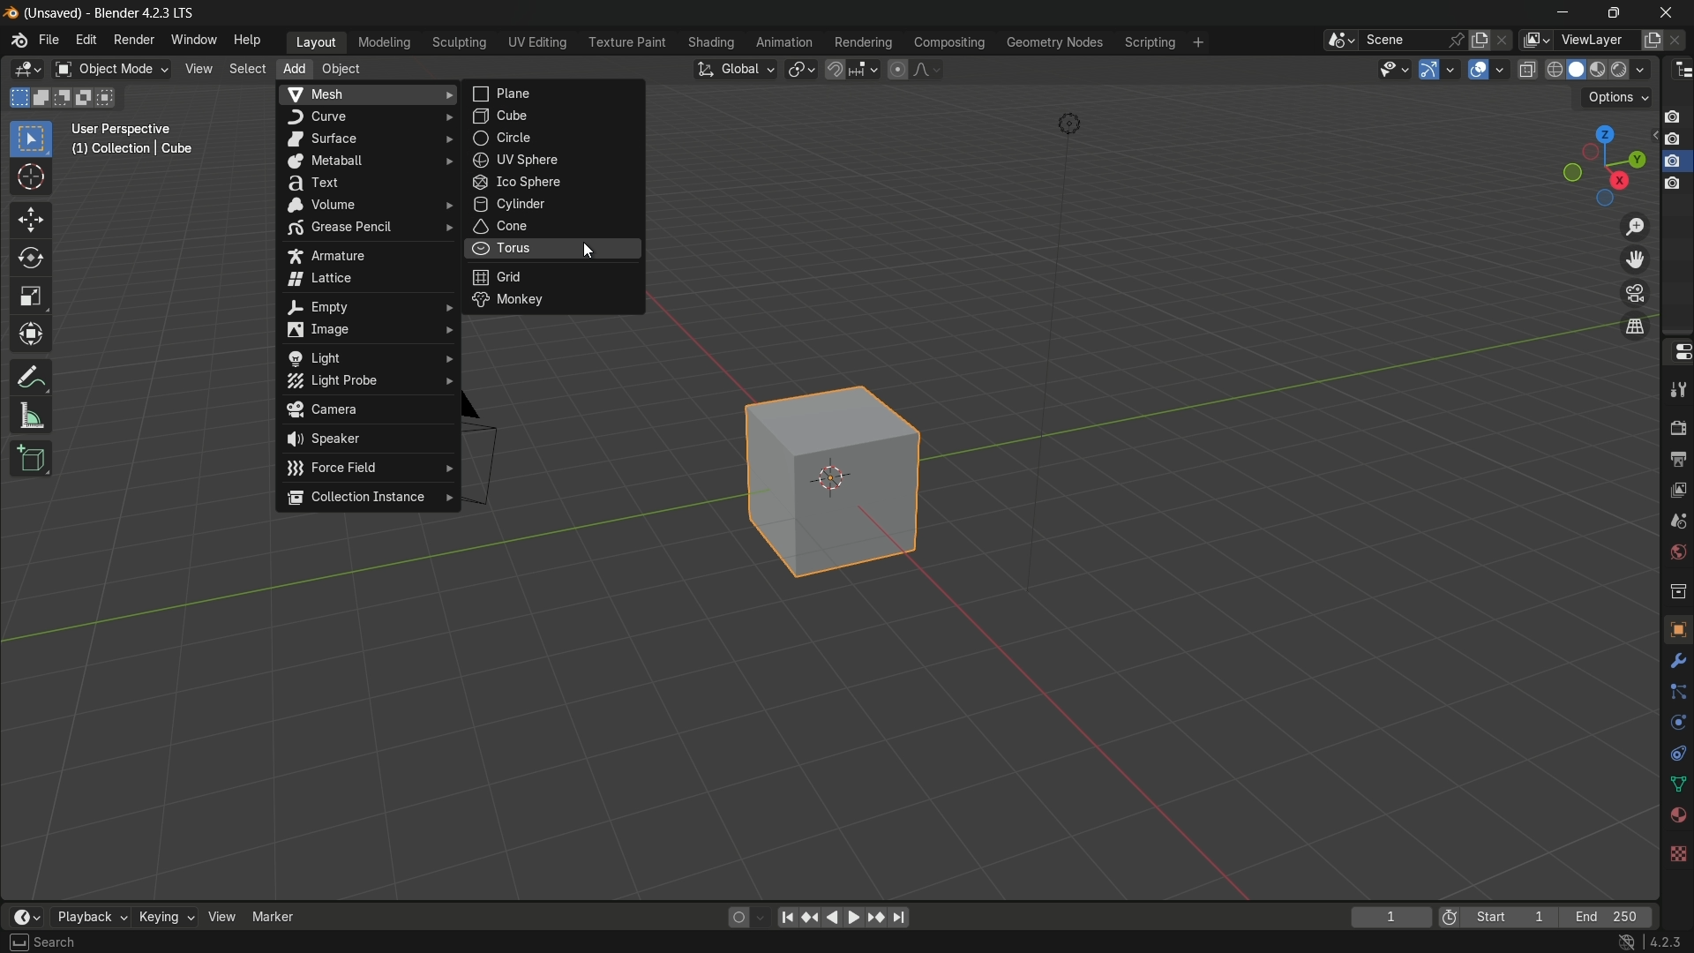  Describe the element at coordinates (164, 916) in the screenshot. I see `keying` at that location.